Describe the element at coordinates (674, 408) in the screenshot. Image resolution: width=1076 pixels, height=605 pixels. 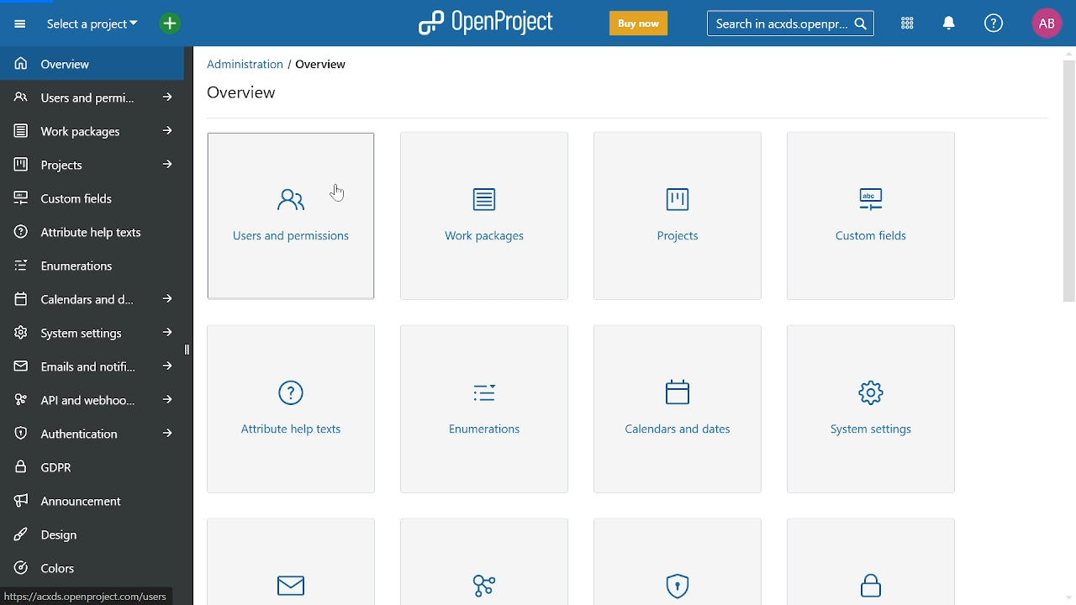
I see `Calenders and dates` at that location.